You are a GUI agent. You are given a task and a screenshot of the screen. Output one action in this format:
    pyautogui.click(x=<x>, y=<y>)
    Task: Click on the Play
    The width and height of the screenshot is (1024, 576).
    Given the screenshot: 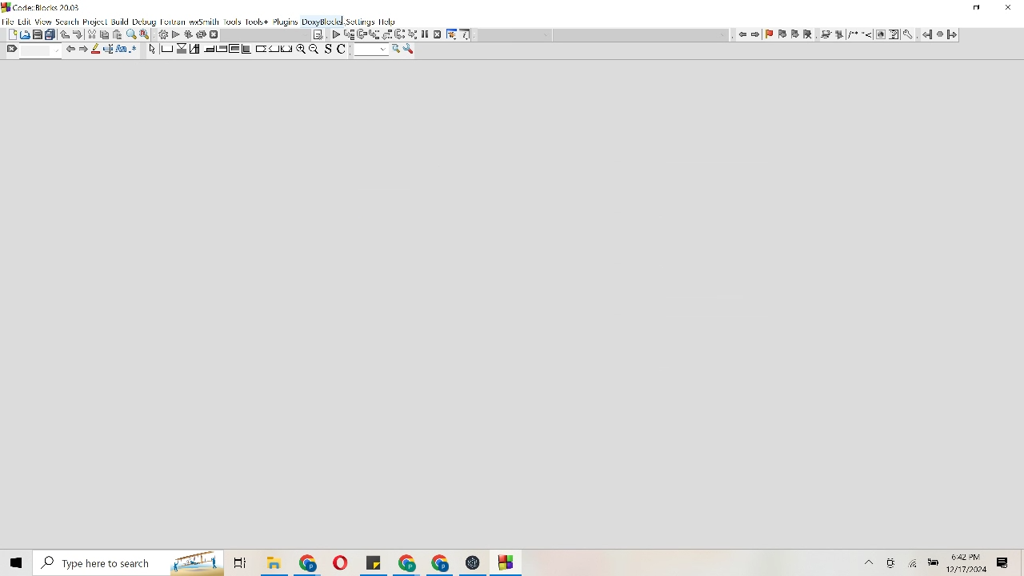 What is the action you would take?
    pyautogui.click(x=176, y=34)
    